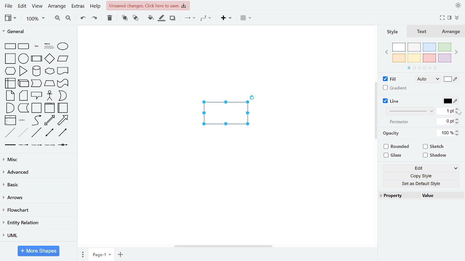 The width and height of the screenshot is (465, 261). Describe the element at coordinates (10, 18) in the screenshot. I see `view` at that location.